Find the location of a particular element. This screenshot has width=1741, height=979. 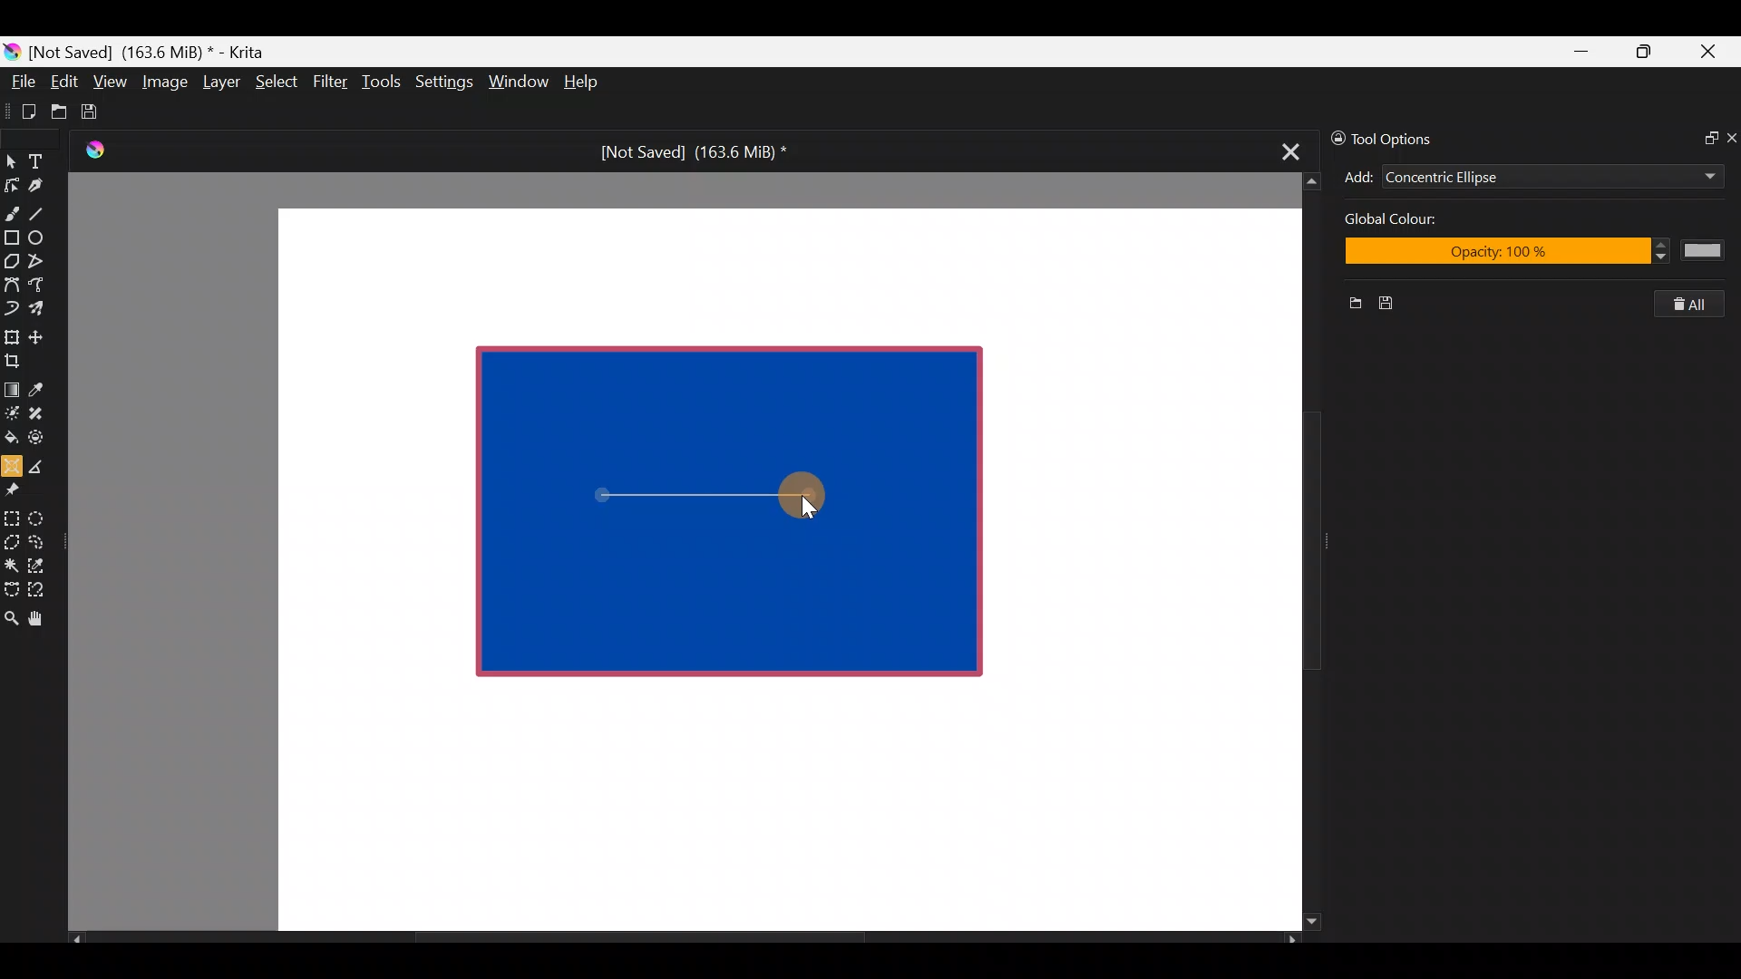

Elliptical selection tool is located at coordinates (43, 516).